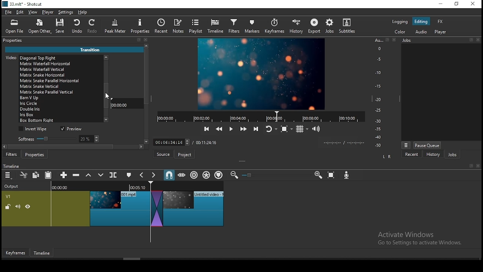 This screenshot has height=272, width=483. What do you see at coordinates (9, 12) in the screenshot?
I see `file` at bounding box center [9, 12].